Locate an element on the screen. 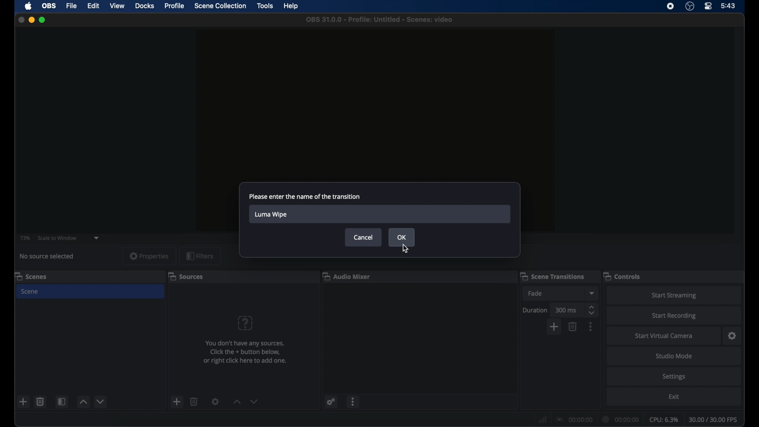 This screenshot has height=427, width=759. close is located at coordinates (21, 19).